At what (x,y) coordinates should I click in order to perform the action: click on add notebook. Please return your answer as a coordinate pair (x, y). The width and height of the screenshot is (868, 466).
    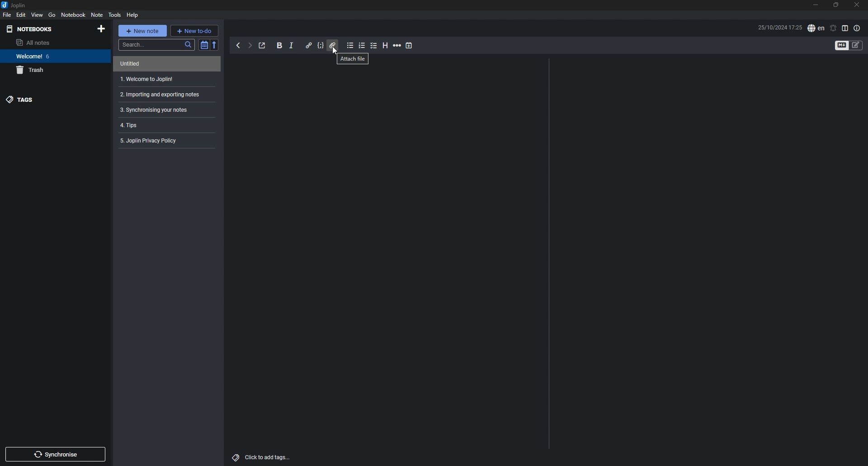
    Looking at the image, I should click on (101, 29).